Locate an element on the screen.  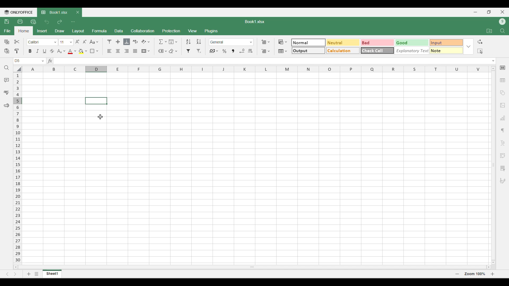
Insert shape is located at coordinates (502, 93).